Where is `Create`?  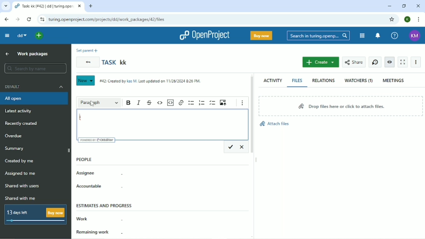 Create is located at coordinates (321, 62).